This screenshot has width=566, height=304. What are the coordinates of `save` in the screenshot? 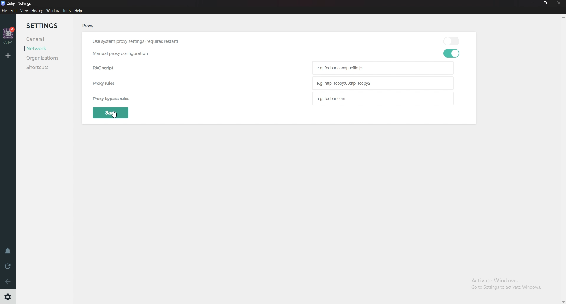 It's located at (110, 113).